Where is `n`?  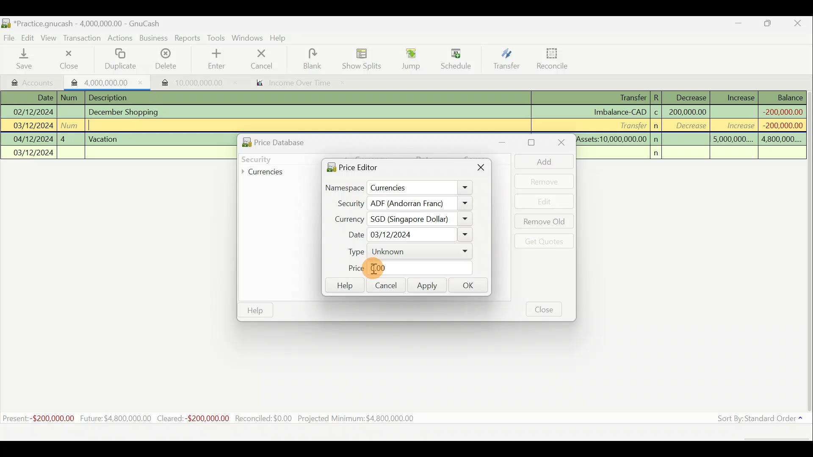
n is located at coordinates (659, 153).